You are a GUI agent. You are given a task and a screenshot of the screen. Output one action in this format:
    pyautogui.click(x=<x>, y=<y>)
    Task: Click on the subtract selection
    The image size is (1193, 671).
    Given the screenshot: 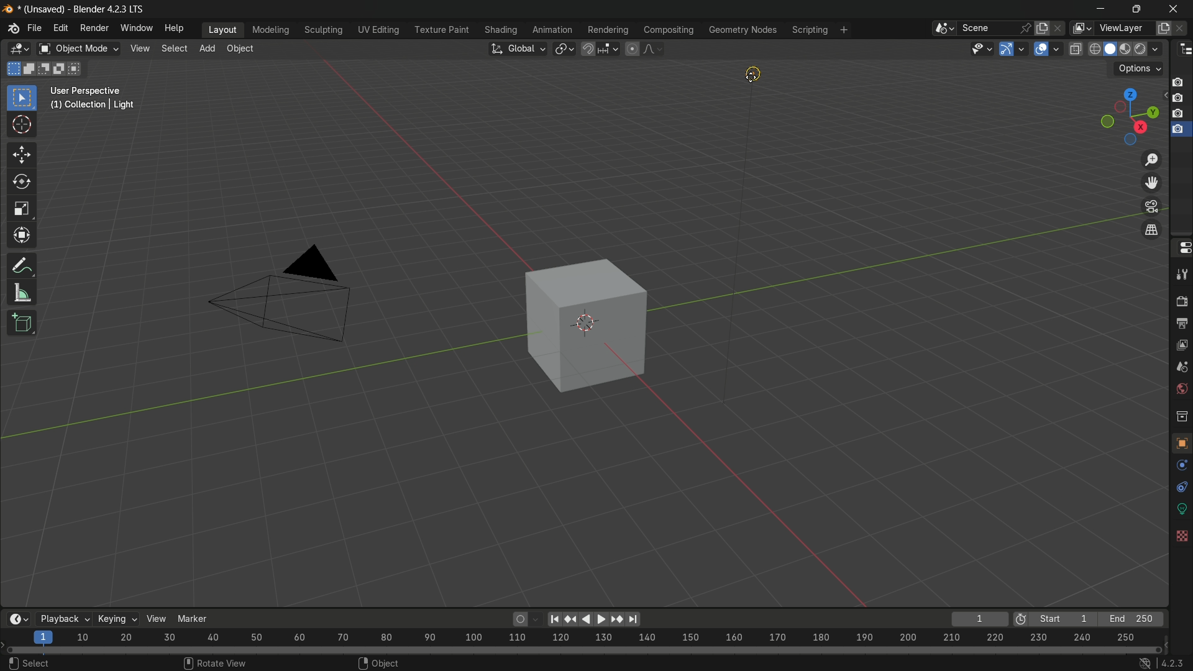 What is the action you would take?
    pyautogui.click(x=47, y=69)
    